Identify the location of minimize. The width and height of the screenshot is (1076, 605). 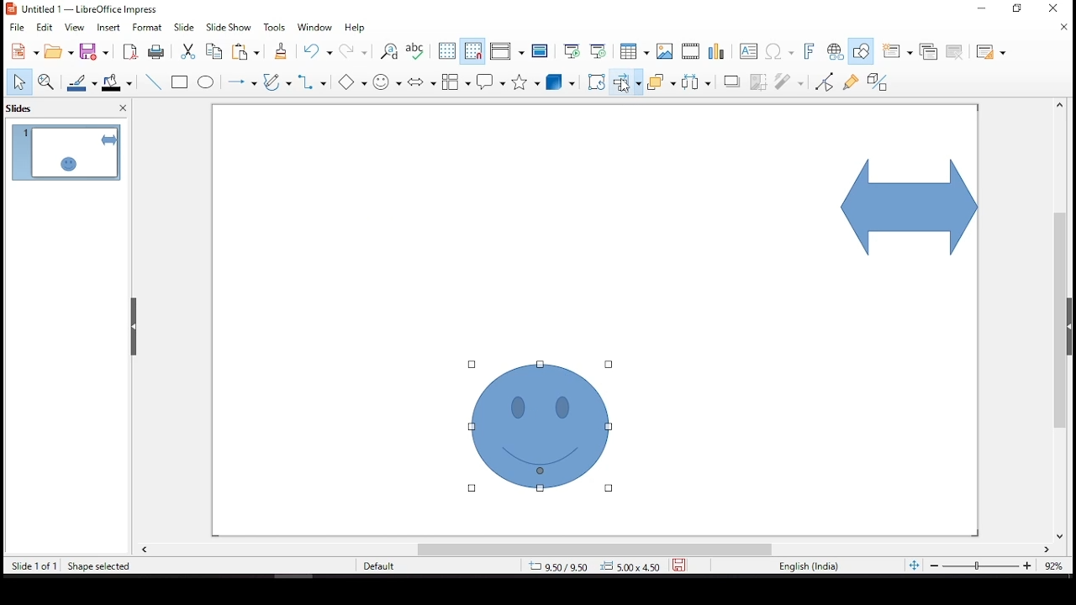
(1019, 9).